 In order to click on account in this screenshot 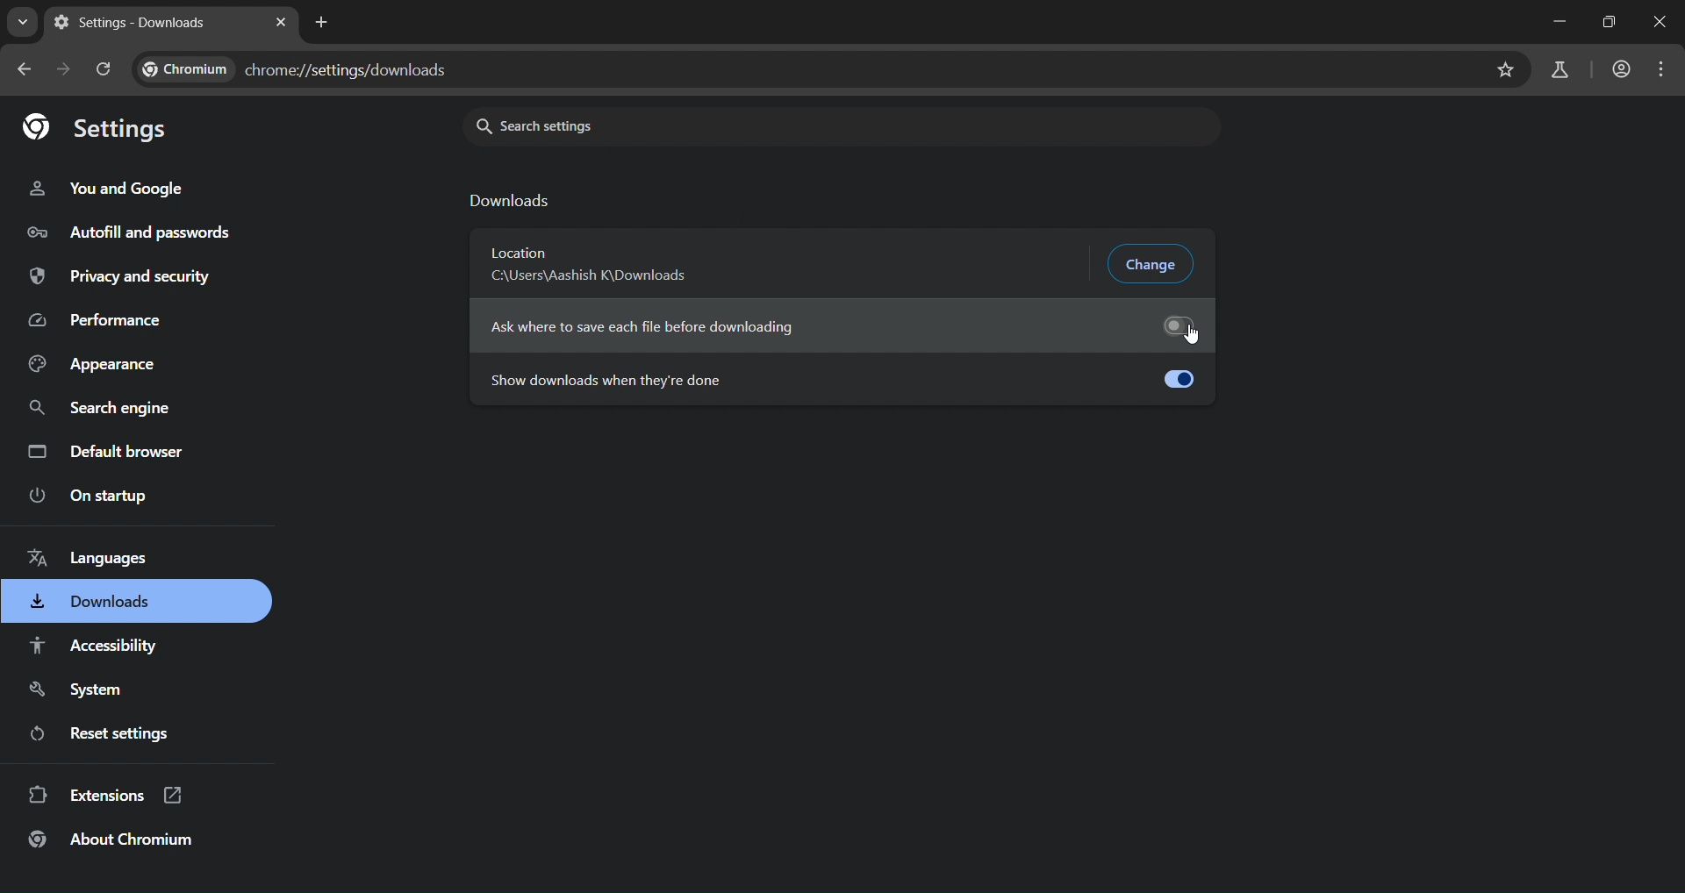, I will do `click(1618, 68)`.